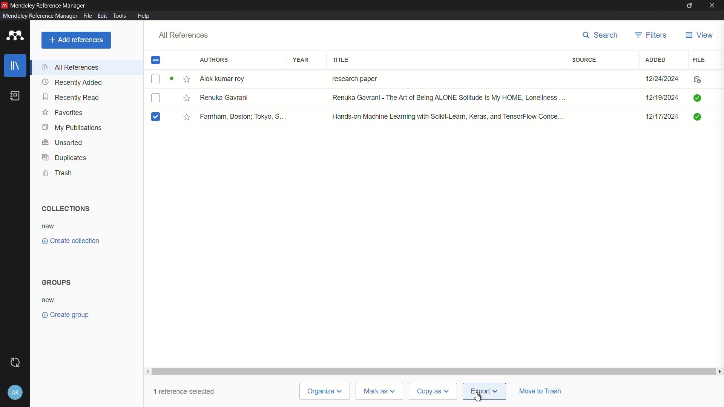 Image resolution: width=724 pixels, height=407 pixels. I want to click on create collection, so click(70, 241).